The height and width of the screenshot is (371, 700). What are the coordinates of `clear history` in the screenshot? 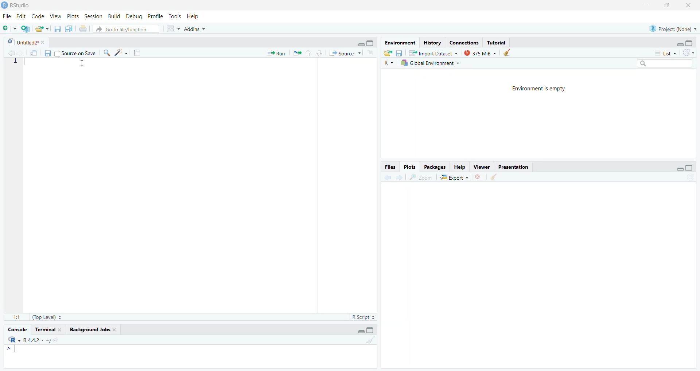 It's located at (509, 53).